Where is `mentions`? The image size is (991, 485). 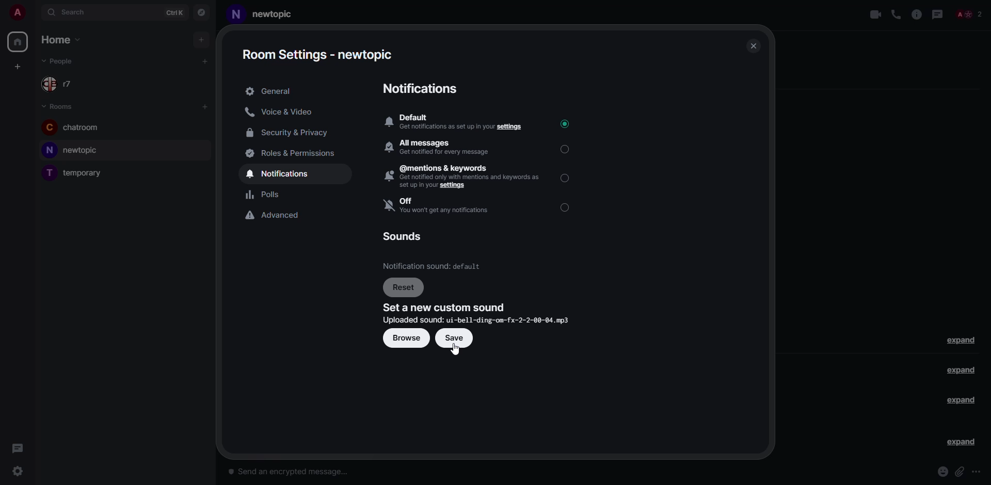
mentions is located at coordinates (463, 176).